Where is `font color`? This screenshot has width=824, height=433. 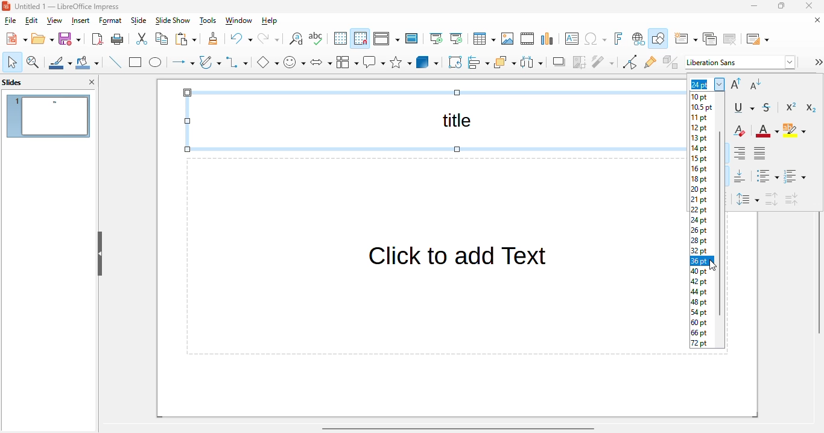
font color is located at coordinates (768, 131).